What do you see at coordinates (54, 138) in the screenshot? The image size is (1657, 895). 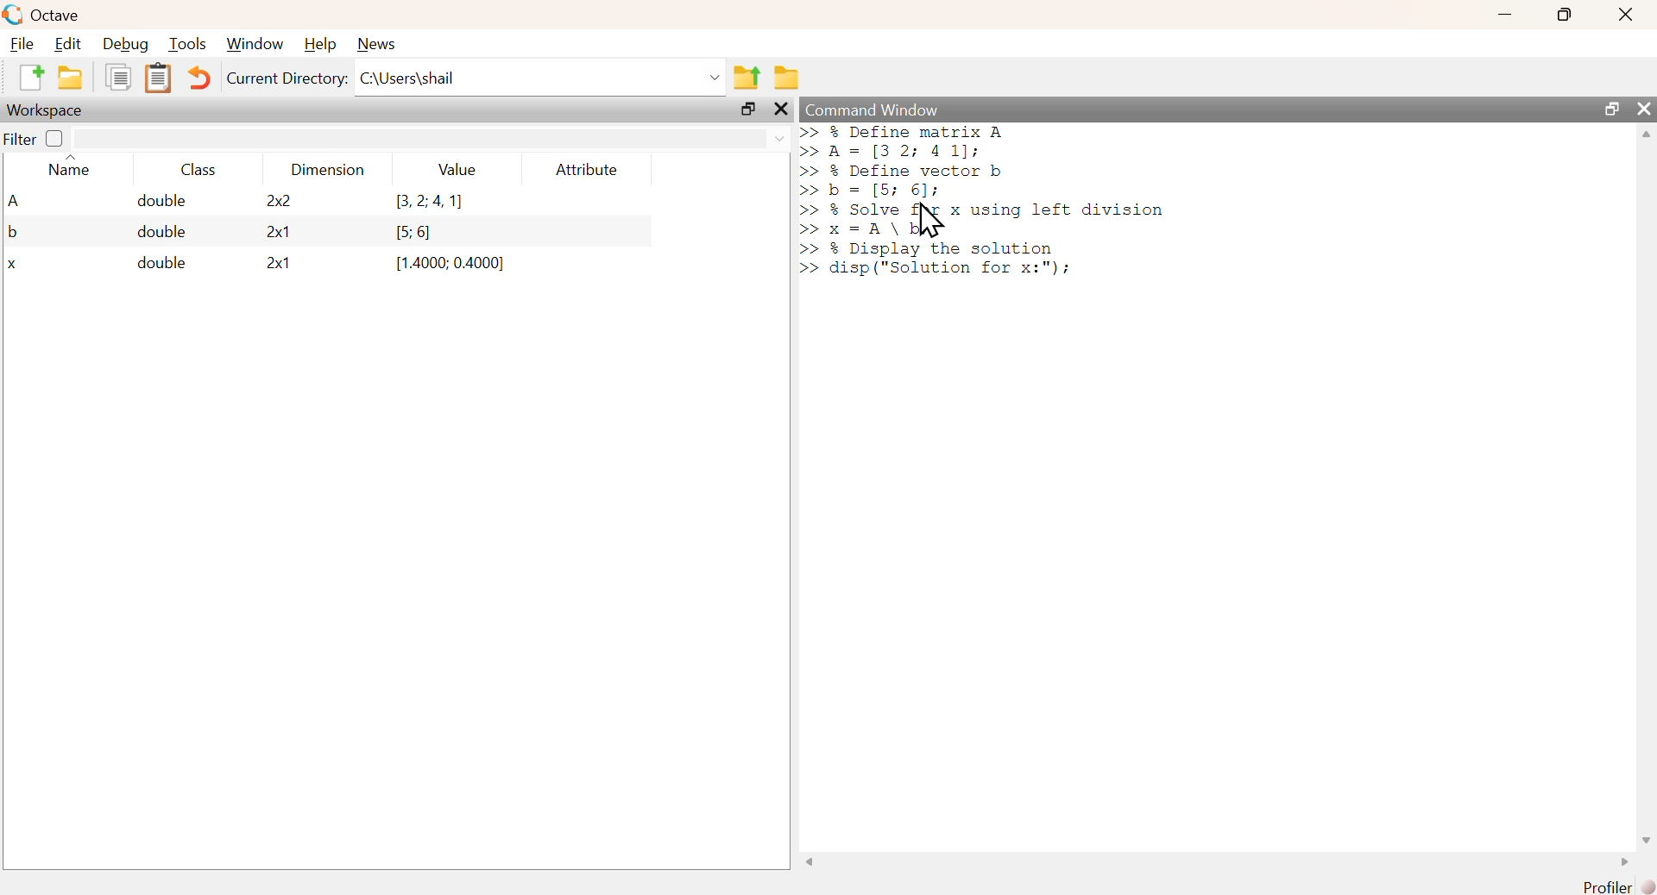 I see `off` at bounding box center [54, 138].